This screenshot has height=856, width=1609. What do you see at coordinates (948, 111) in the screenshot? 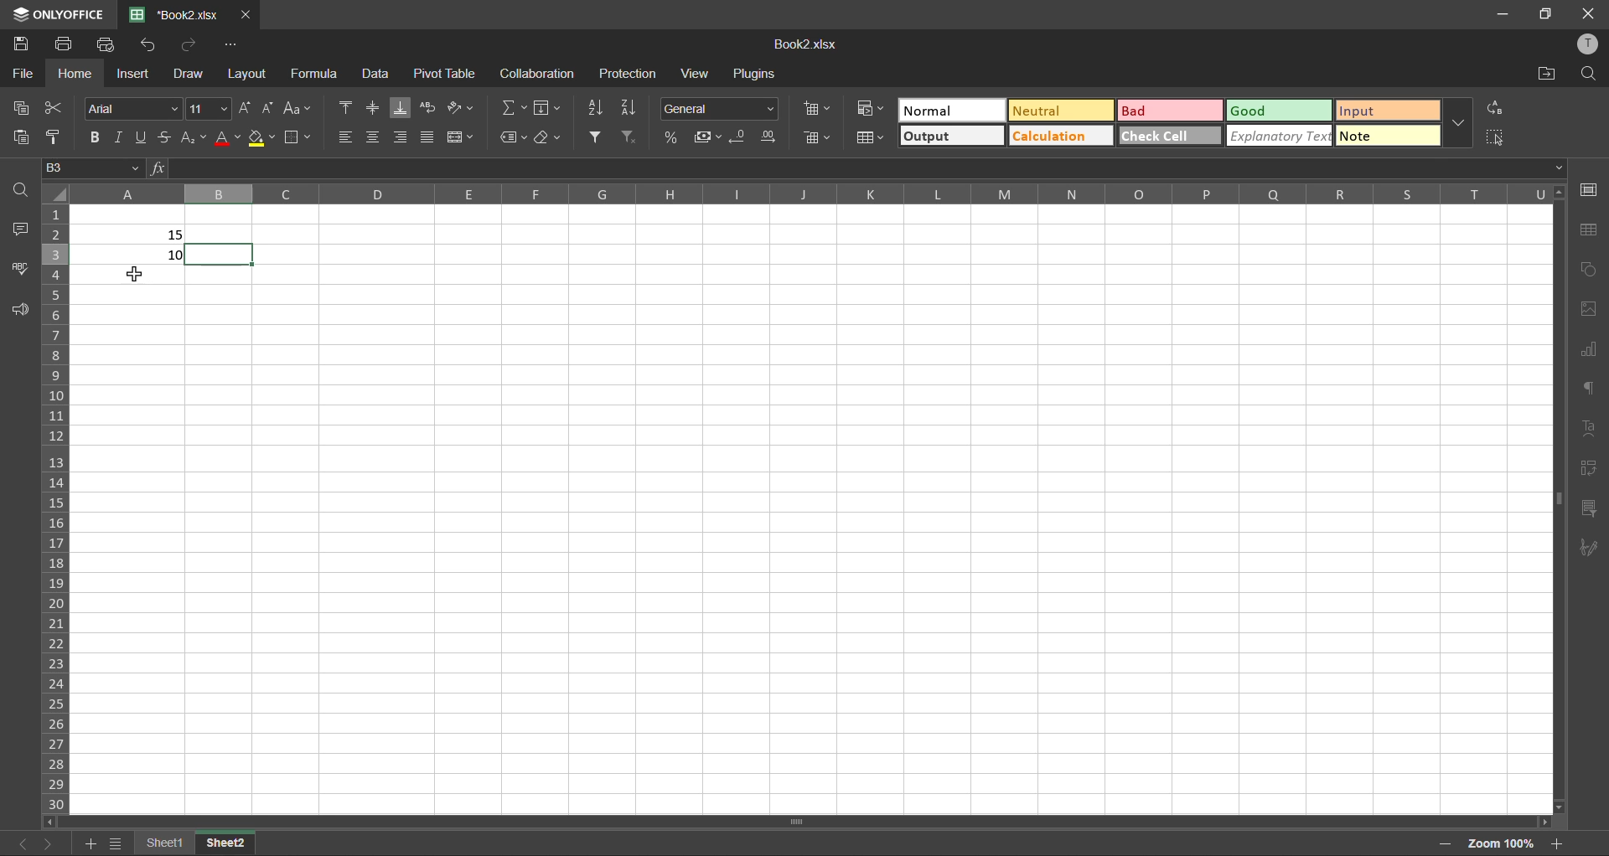
I see `normal` at bounding box center [948, 111].